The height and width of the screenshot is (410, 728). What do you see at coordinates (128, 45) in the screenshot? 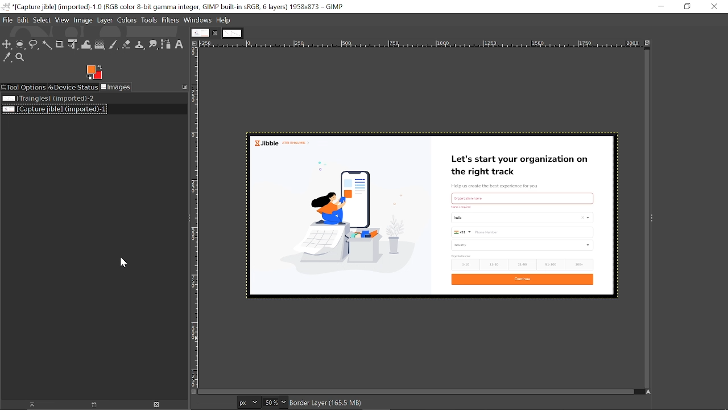
I see `Eraser tool` at bounding box center [128, 45].